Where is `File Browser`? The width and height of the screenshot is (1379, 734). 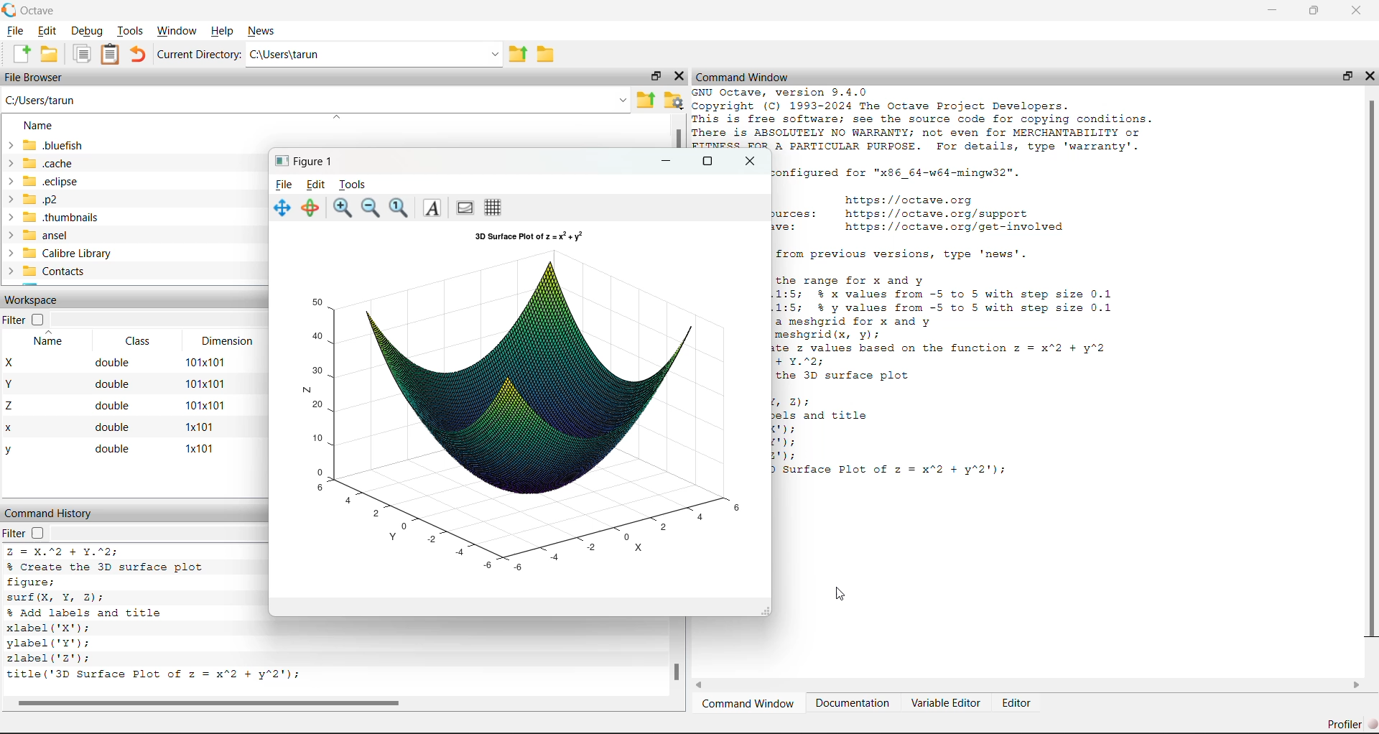
File Browser is located at coordinates (34, 77).